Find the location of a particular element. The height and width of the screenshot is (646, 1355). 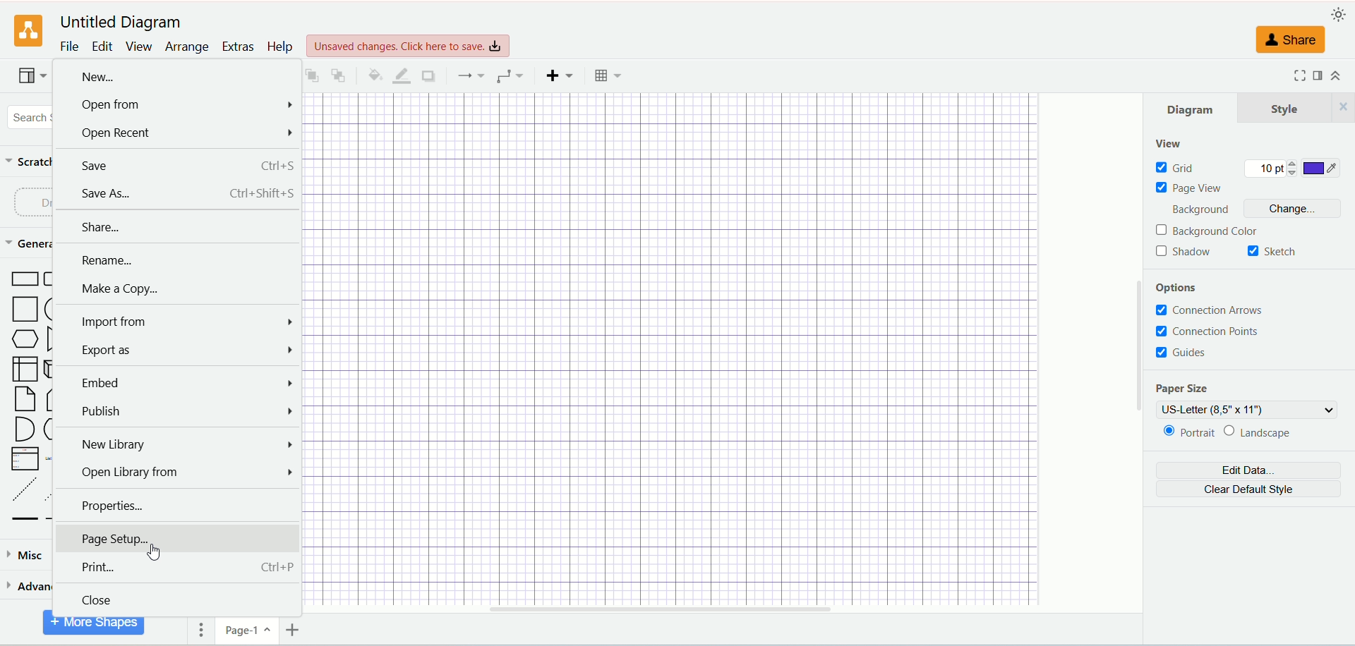

fullscreen is located at coordinates (1296, 75).